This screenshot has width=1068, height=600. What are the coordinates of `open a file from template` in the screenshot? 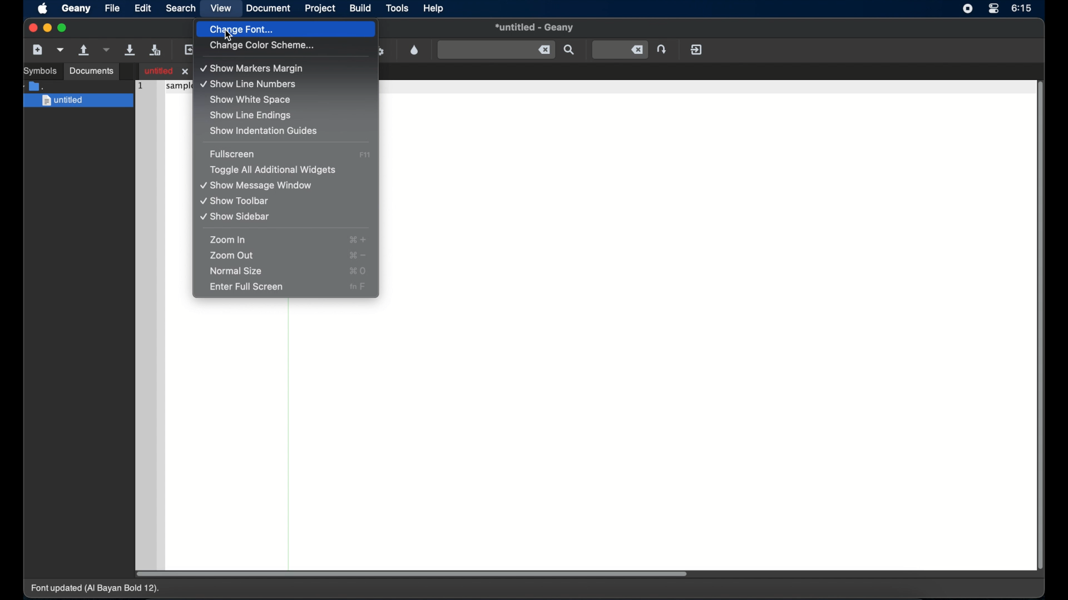 It's located at (62, 49).